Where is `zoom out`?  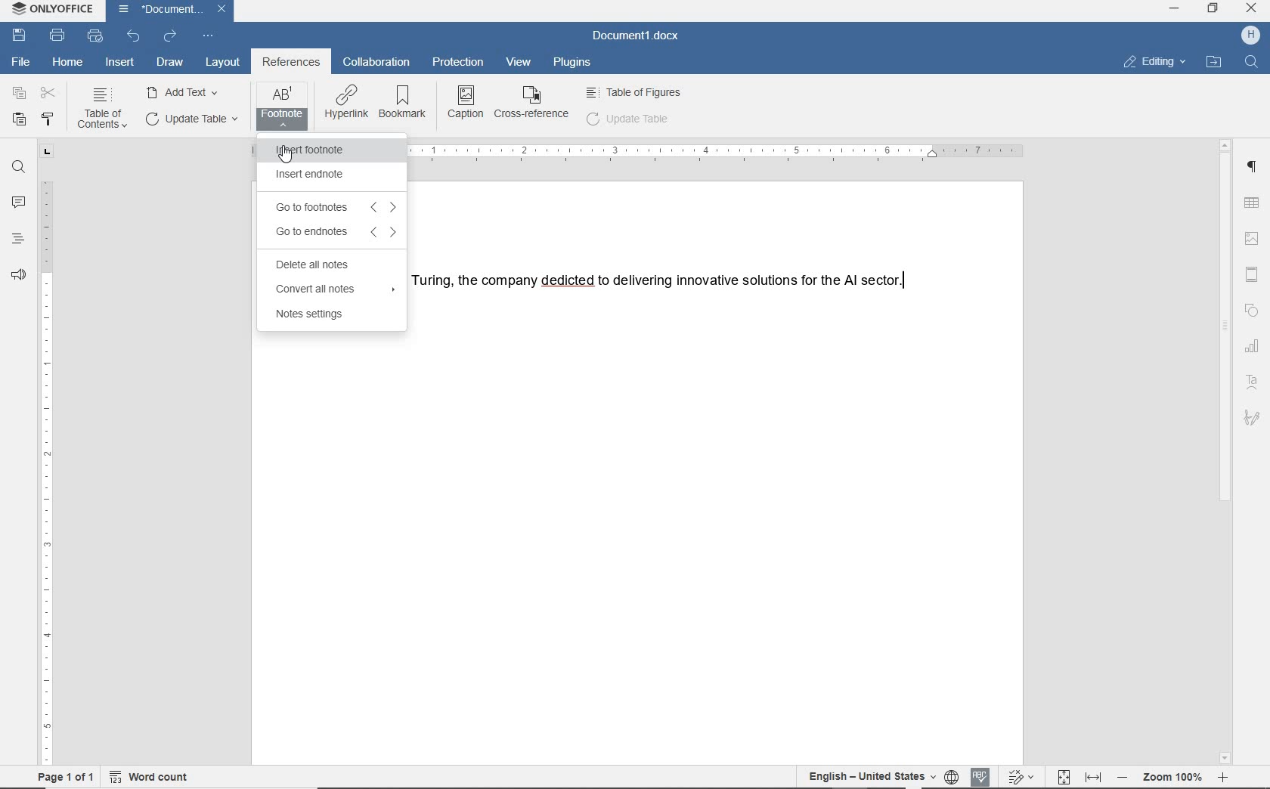 zoom out is located at coordinates (1126, 778).